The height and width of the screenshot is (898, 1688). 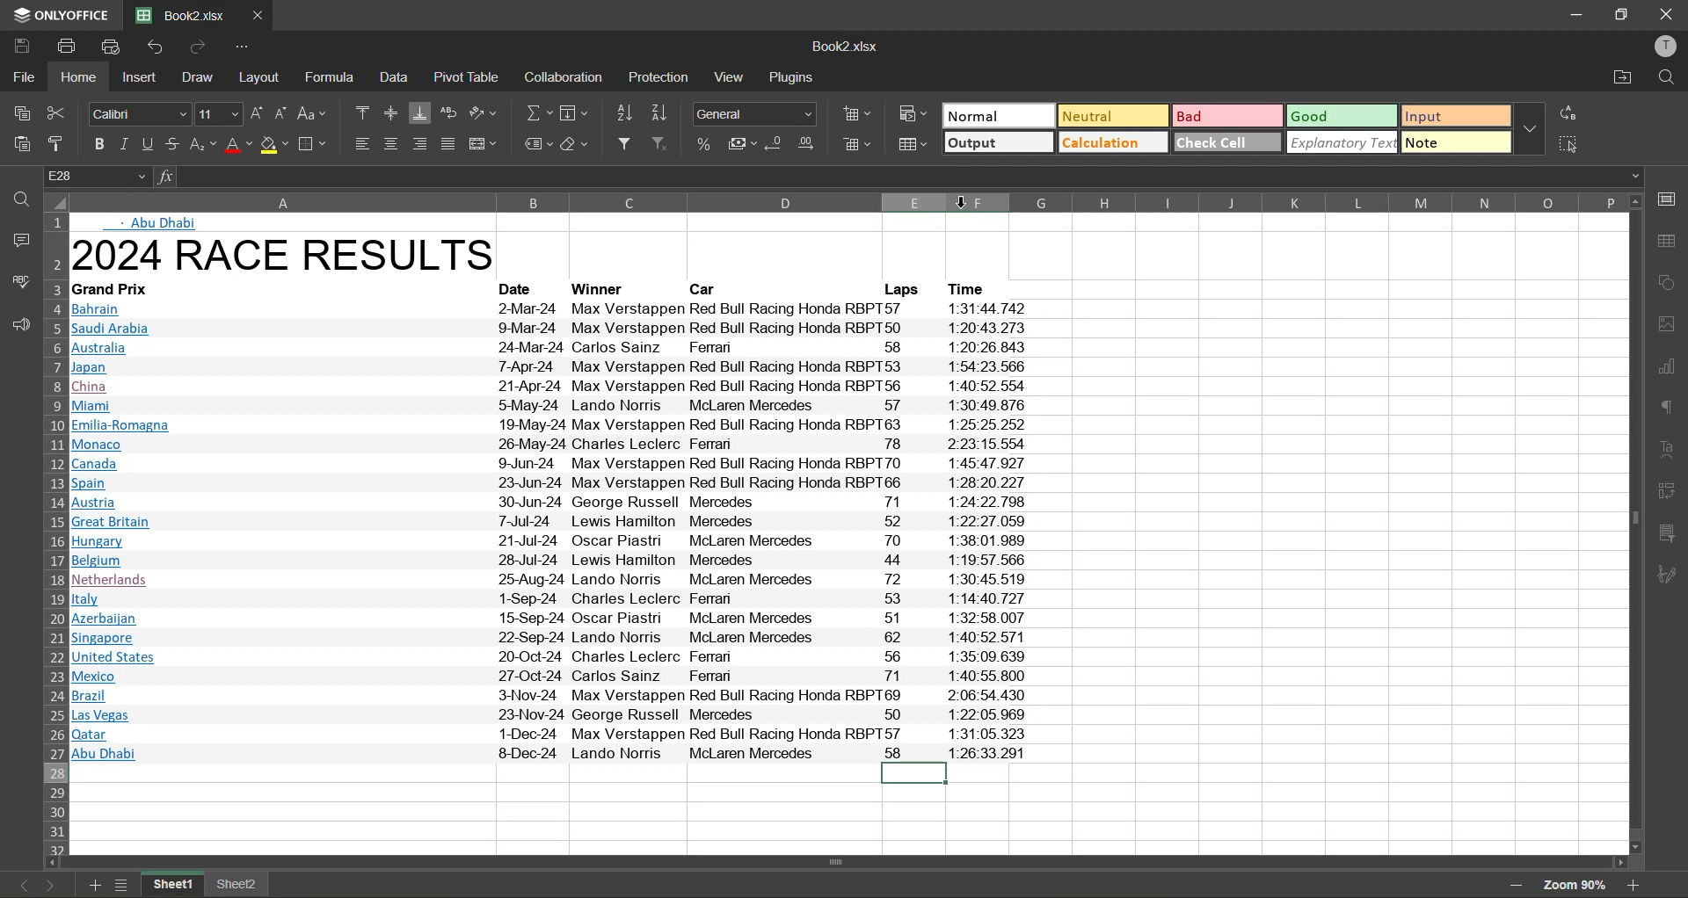 I want to click on zoom out, so click(x=1518, y=885).